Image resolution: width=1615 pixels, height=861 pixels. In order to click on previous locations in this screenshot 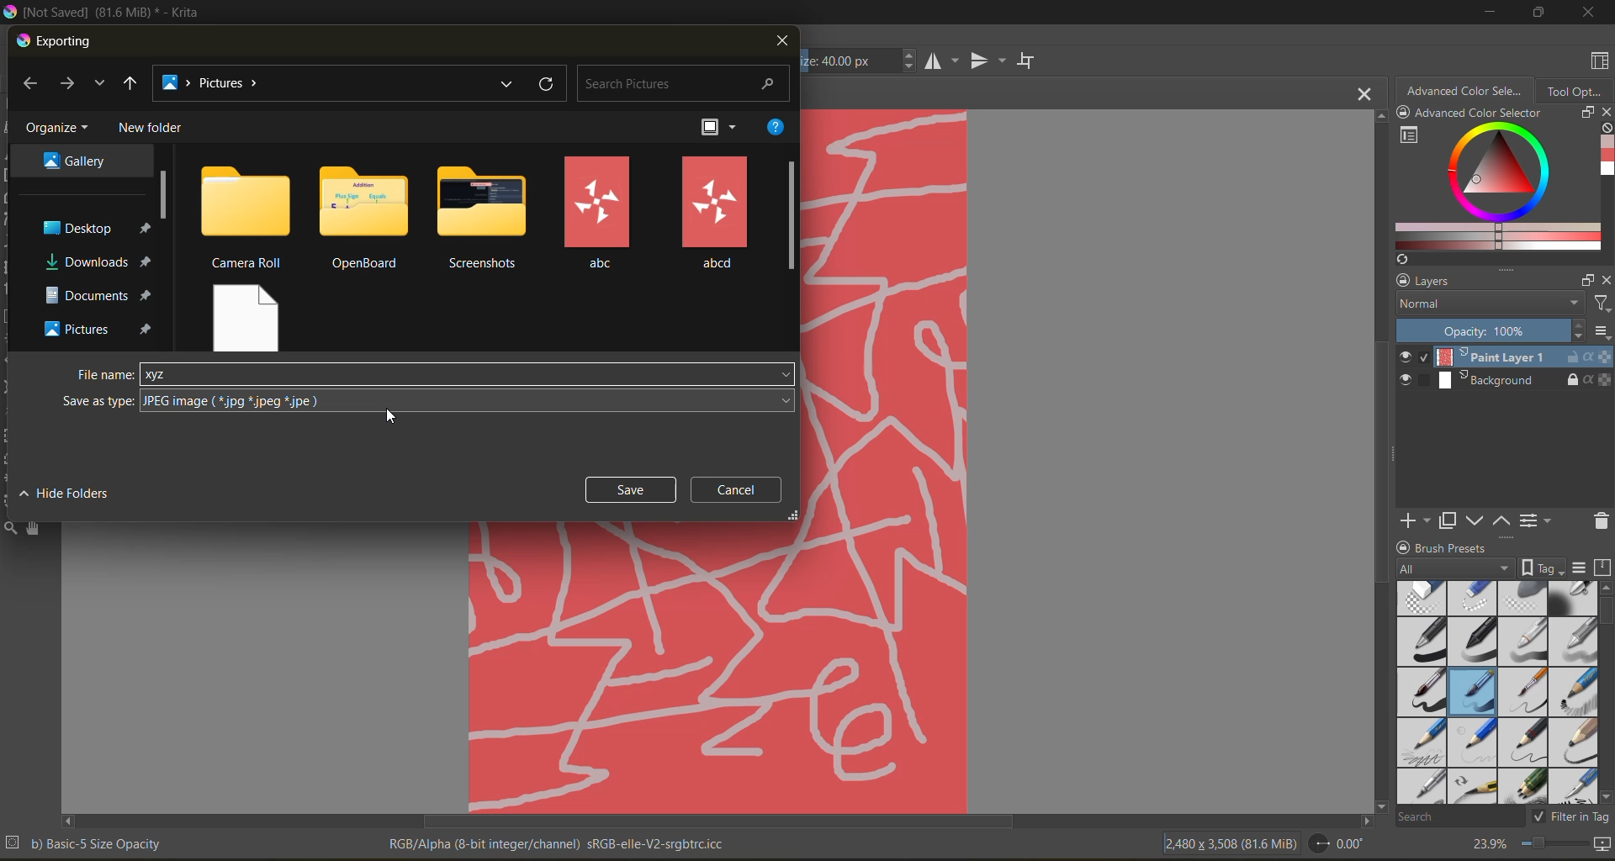, I will do `click(509, 83)`.